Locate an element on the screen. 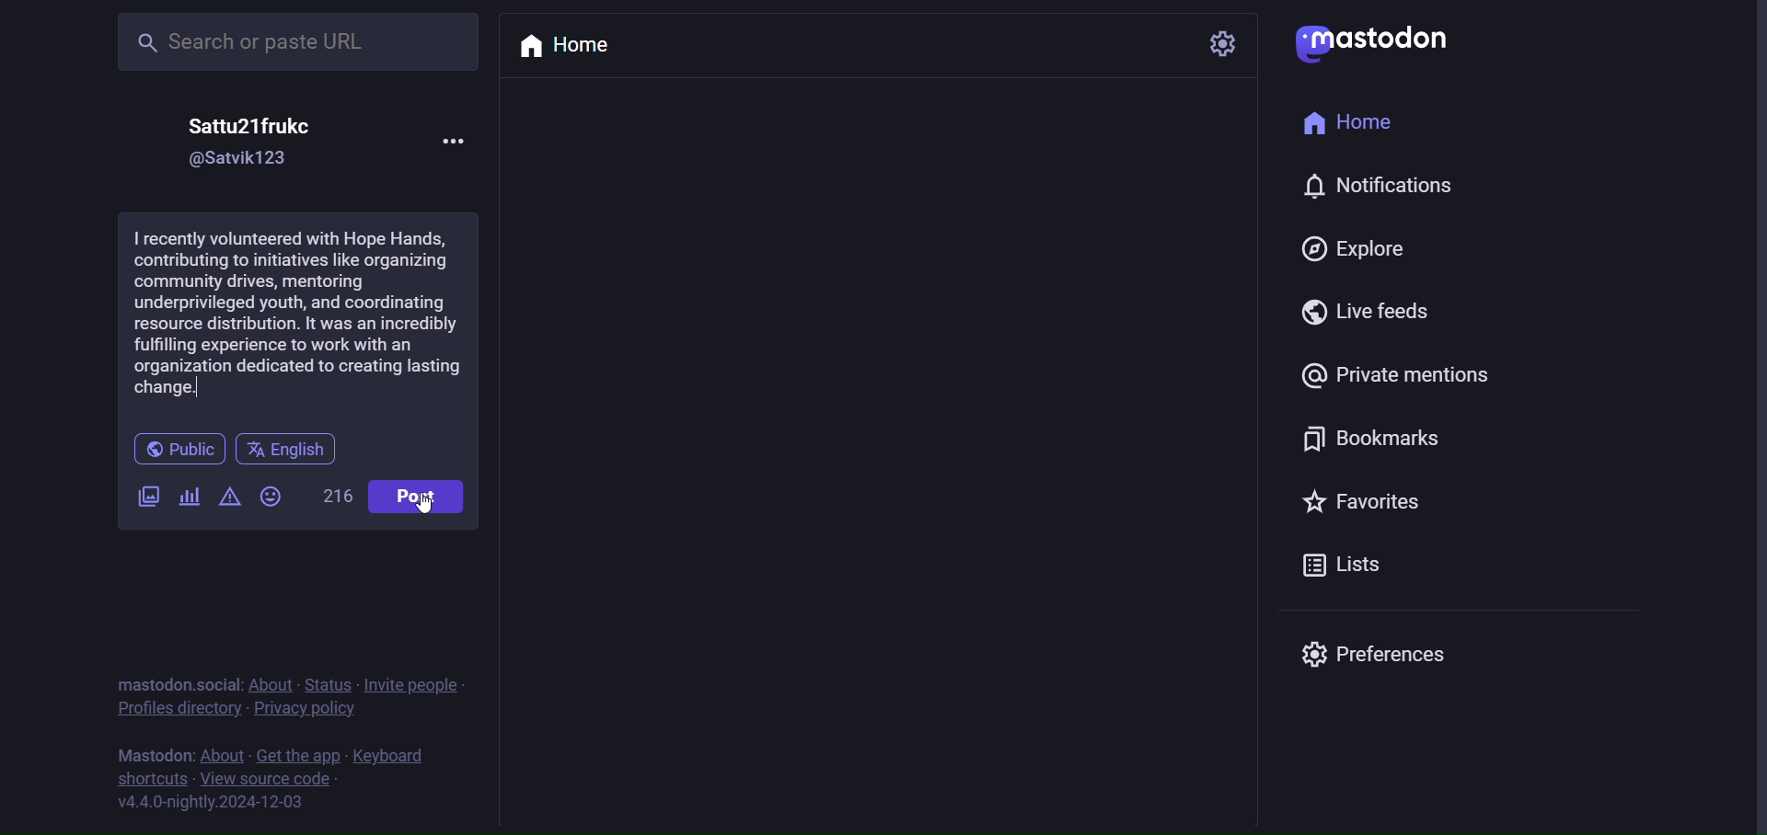 This screenshot has width=1767, height=835. notification is located at coordinates (1384, 186).